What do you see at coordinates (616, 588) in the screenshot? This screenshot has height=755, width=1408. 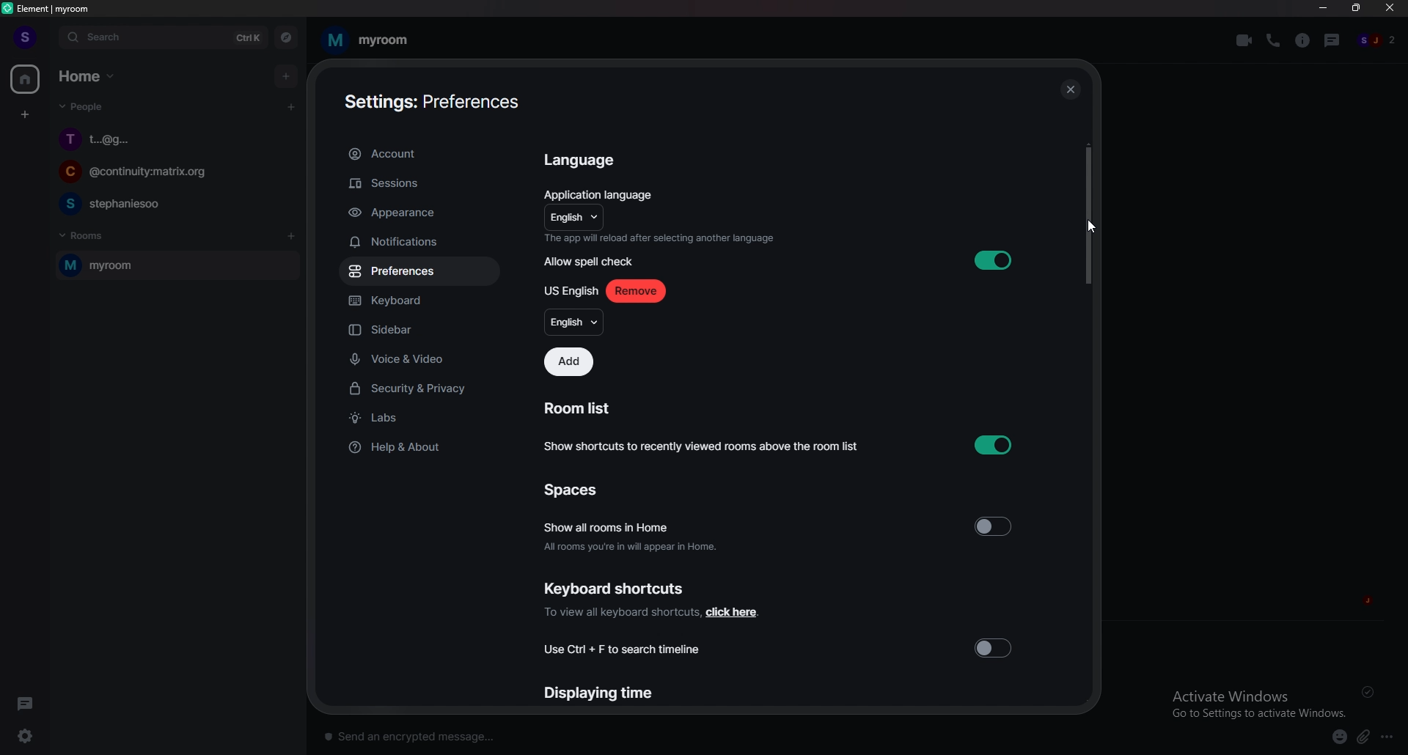 I see `keyboard shortcuts` at bounding box center [616, 588].